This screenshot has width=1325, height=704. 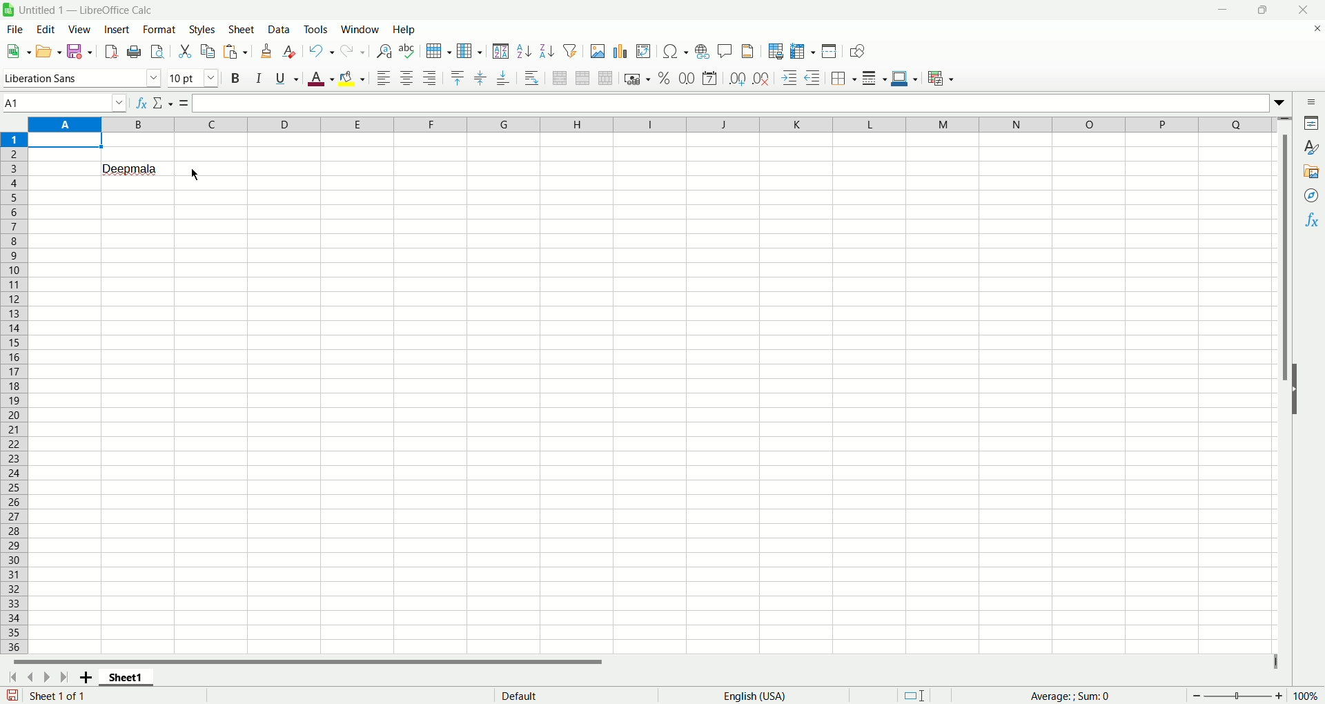 What do you see at coordinates (406, 51) in the screenshot?
I see `spell check` at bounding box center [406, 51].